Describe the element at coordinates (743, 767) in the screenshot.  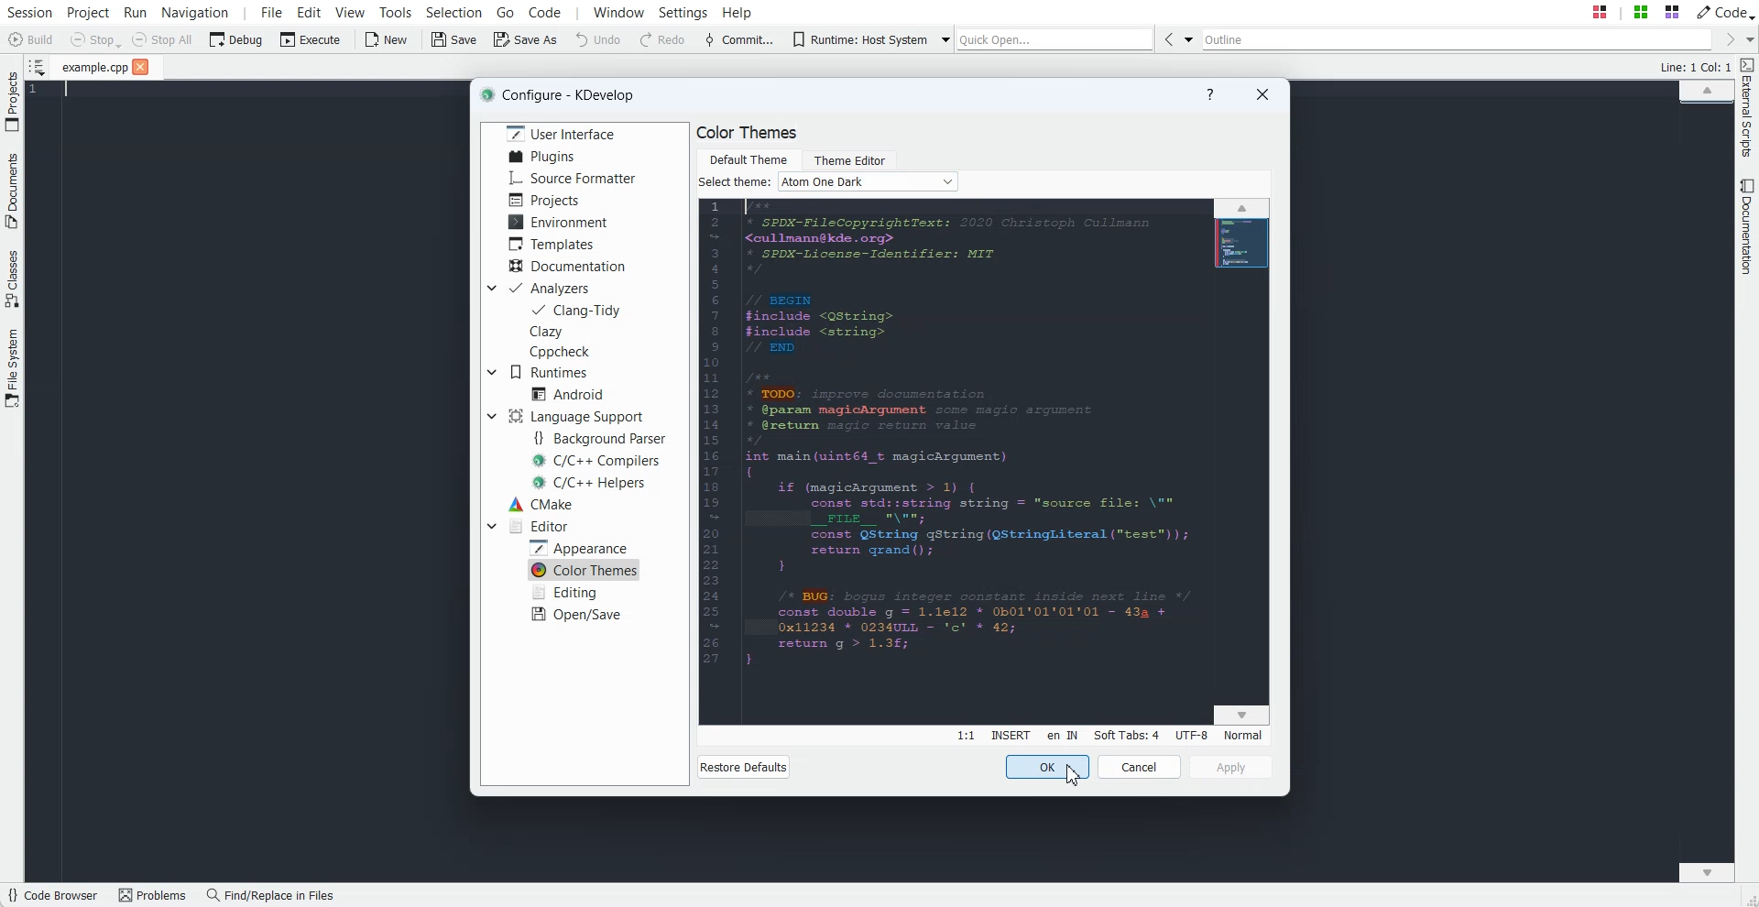
I see `Restore Default` at that location.